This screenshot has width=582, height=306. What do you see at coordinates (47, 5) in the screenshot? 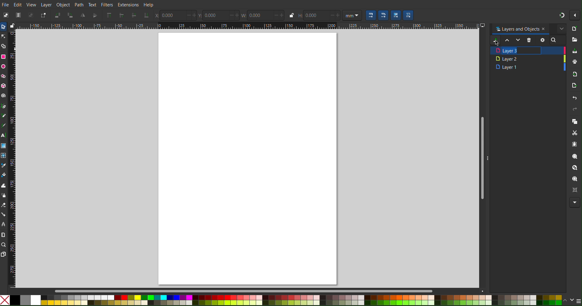
I see `Layer` at bounding box center [47, 5].